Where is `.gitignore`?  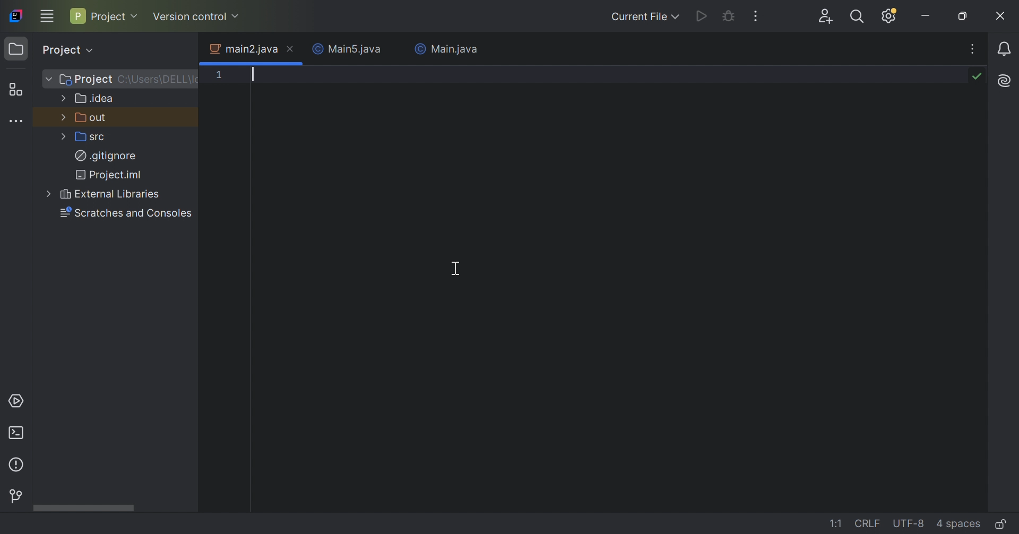 .gitignore is located at coordinates (106, 154).